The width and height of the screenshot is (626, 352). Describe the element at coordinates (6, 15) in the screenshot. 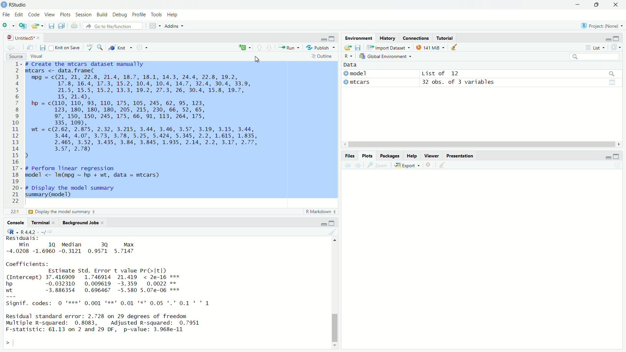

I see `file` at that location.